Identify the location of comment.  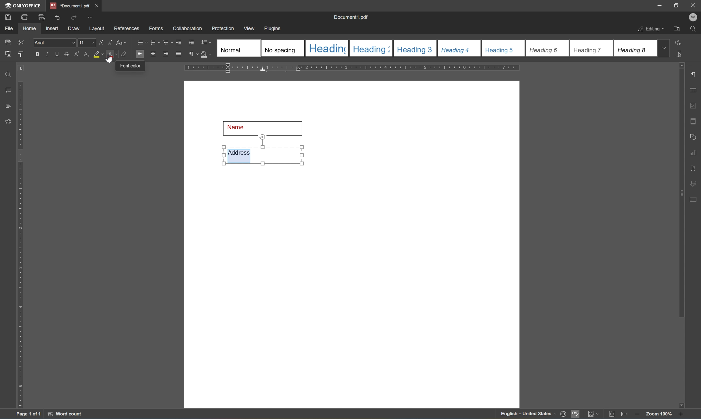
(7, 90).